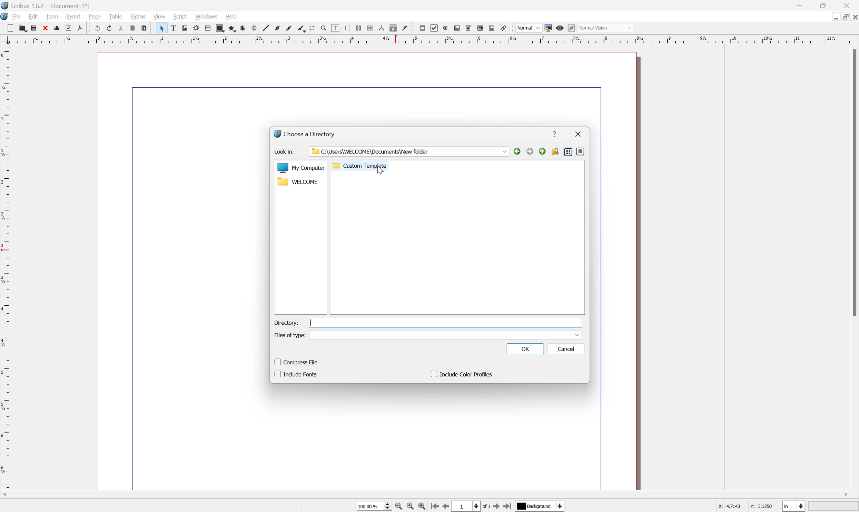 This screenshot has width=859, height=512. I want to click on My computer, so click(300, 169).